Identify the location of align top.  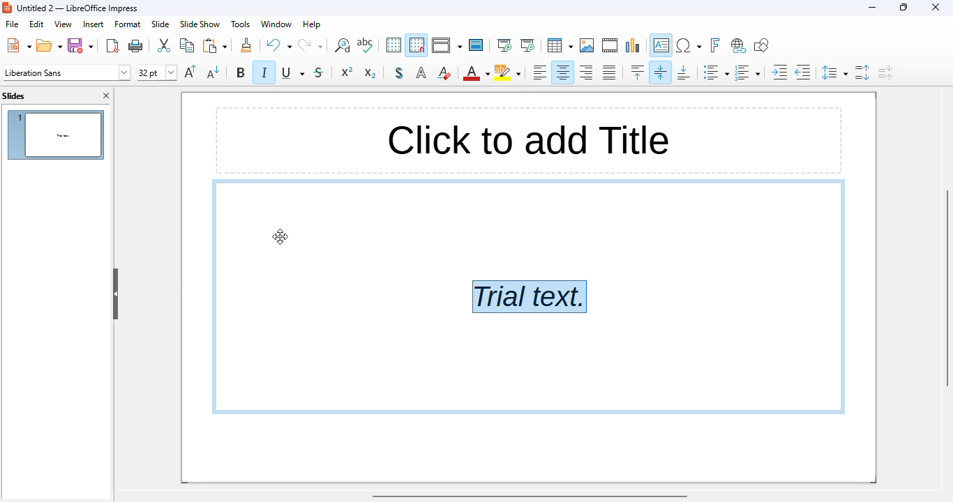
(638, 72).